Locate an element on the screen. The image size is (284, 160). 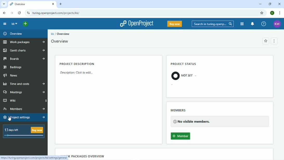
13 days left Buy now is located at coordinates (23, 132).